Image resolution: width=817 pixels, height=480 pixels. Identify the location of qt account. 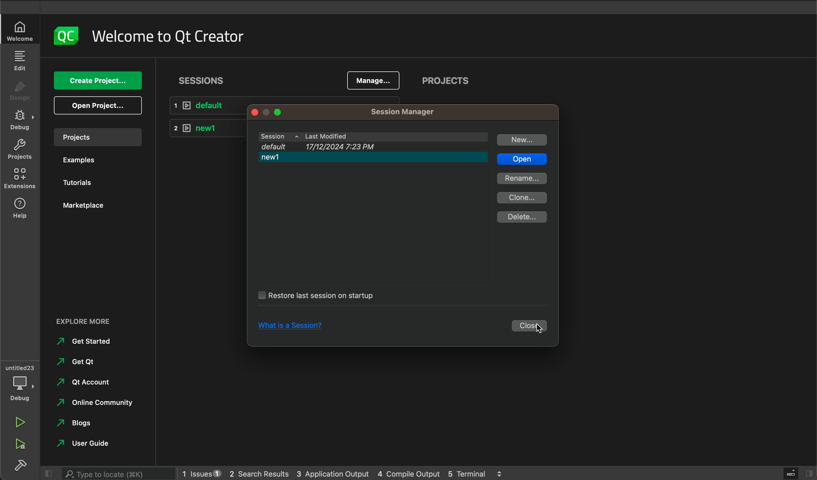
(94, 383).